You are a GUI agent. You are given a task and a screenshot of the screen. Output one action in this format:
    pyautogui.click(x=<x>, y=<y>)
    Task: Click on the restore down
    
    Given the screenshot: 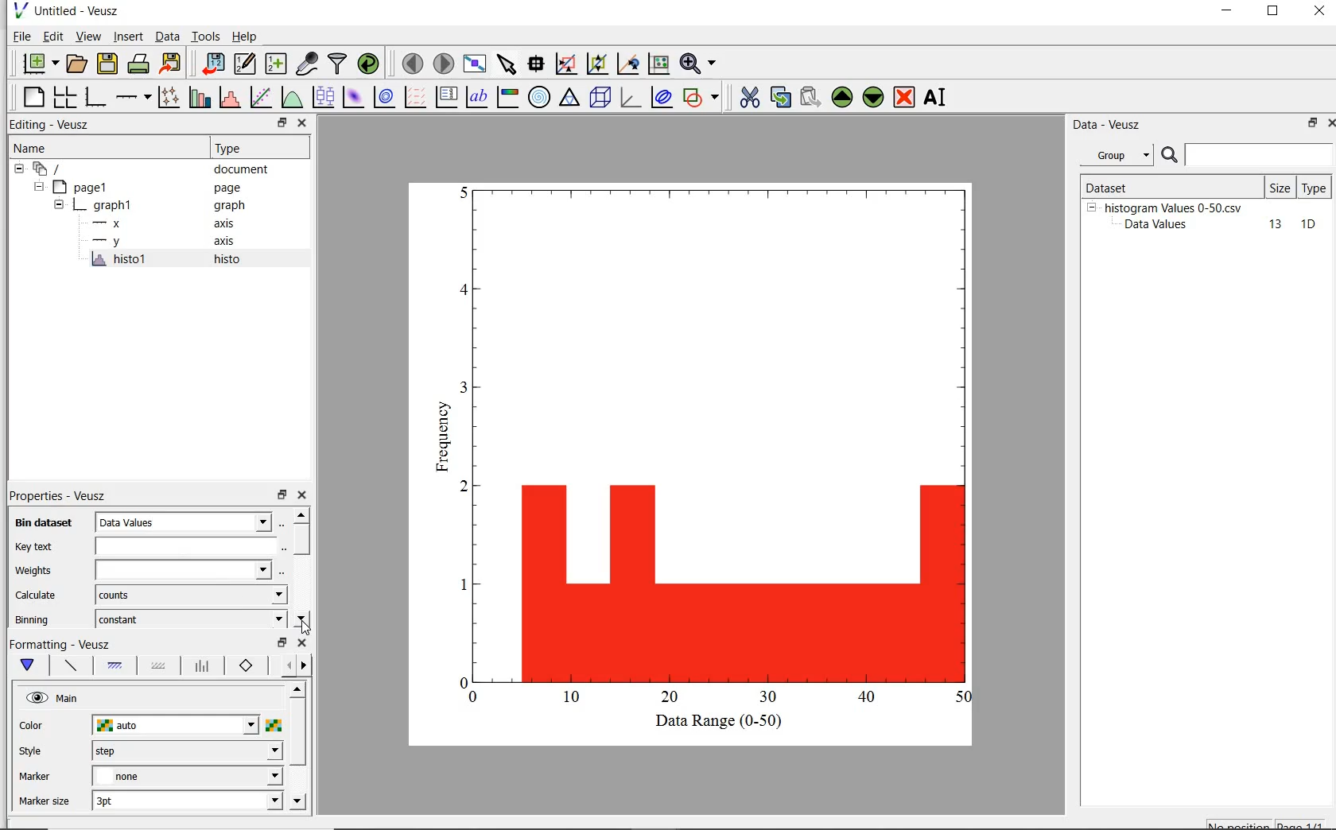 What is the action you would take?
    pyautogui.click(x=282, y=495)
    